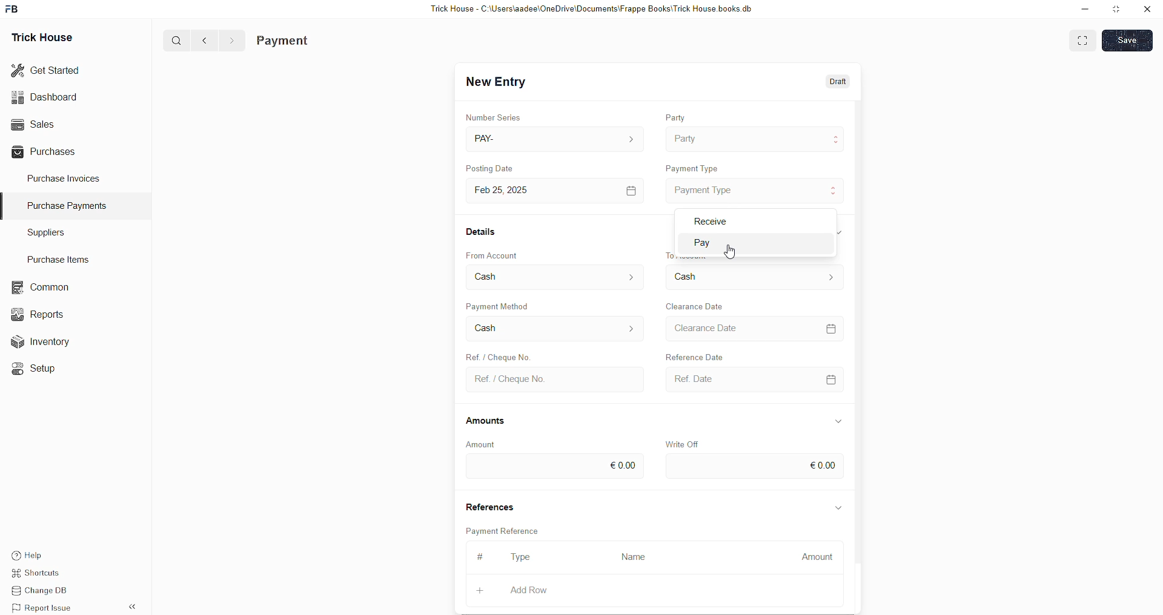 Image resolution: width=1163 pixels, height=615 pixels. Describe the element at coordinates (1083, 9) in the screenshot. I see `minimise down` at that location.